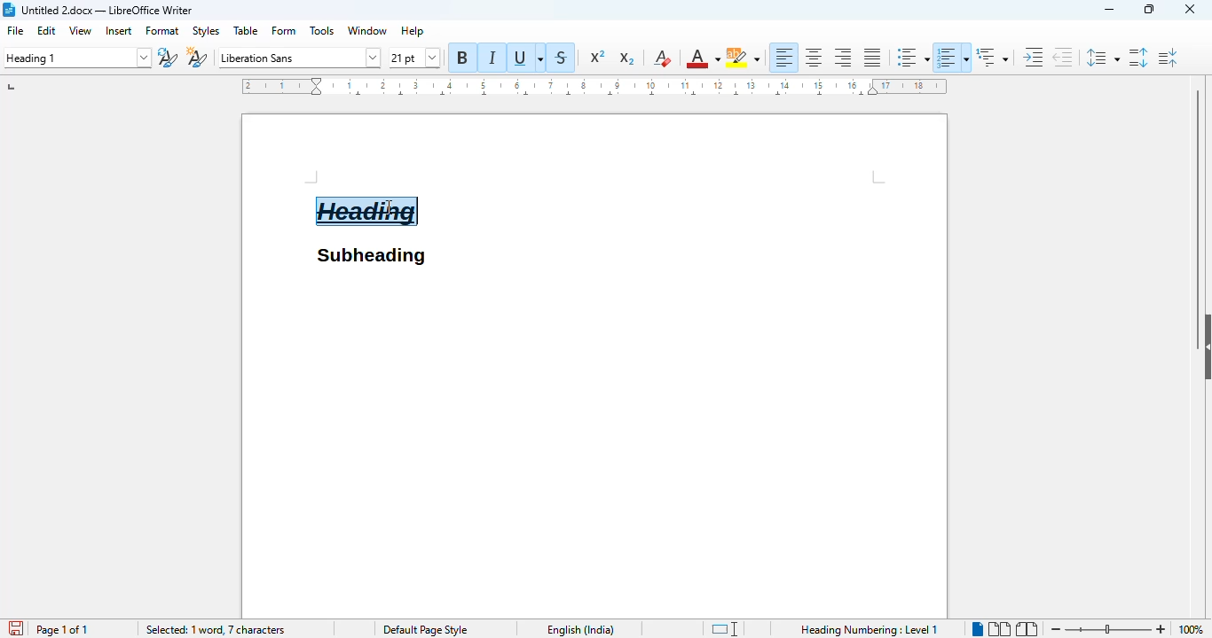 The width and height of the screenshot is (1212, 638). What do you see at coordinates (873, 58) in the screenshot?
I see `justified` at bounding box center [873, 58].